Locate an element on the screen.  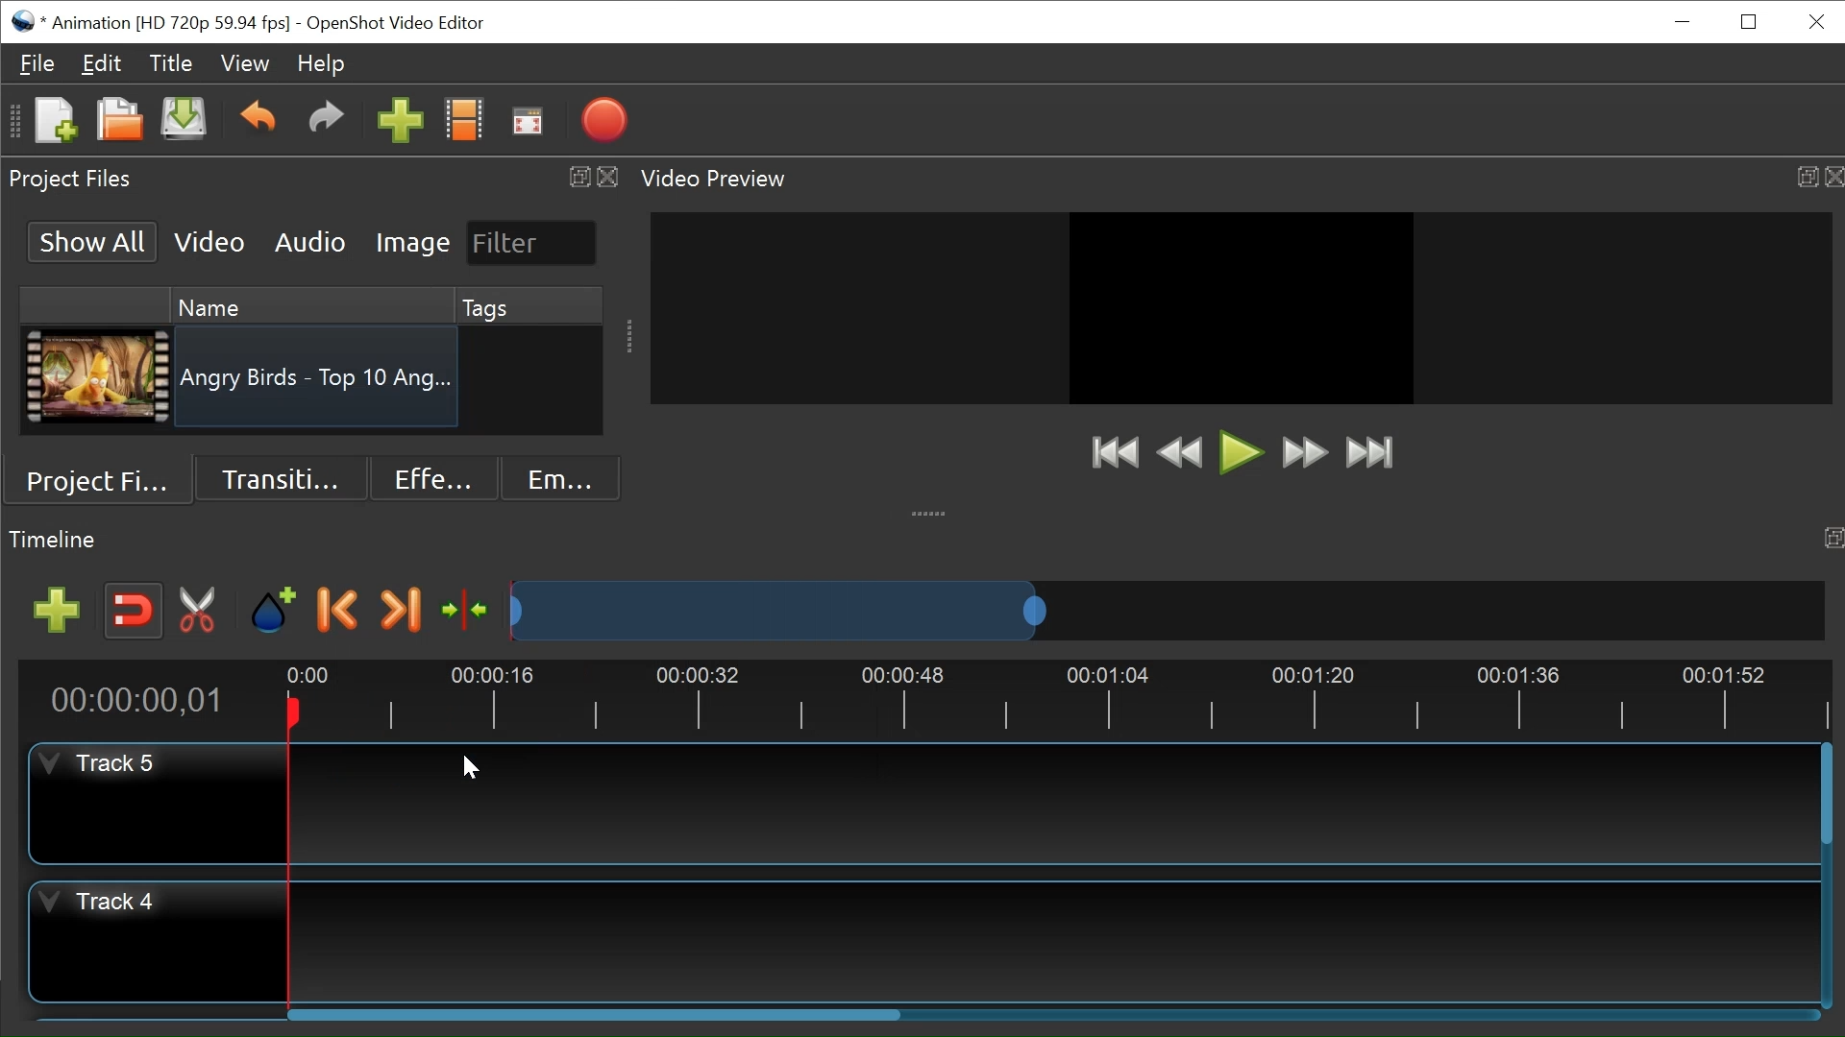
Maximize is located at coordinates (1833, 540).